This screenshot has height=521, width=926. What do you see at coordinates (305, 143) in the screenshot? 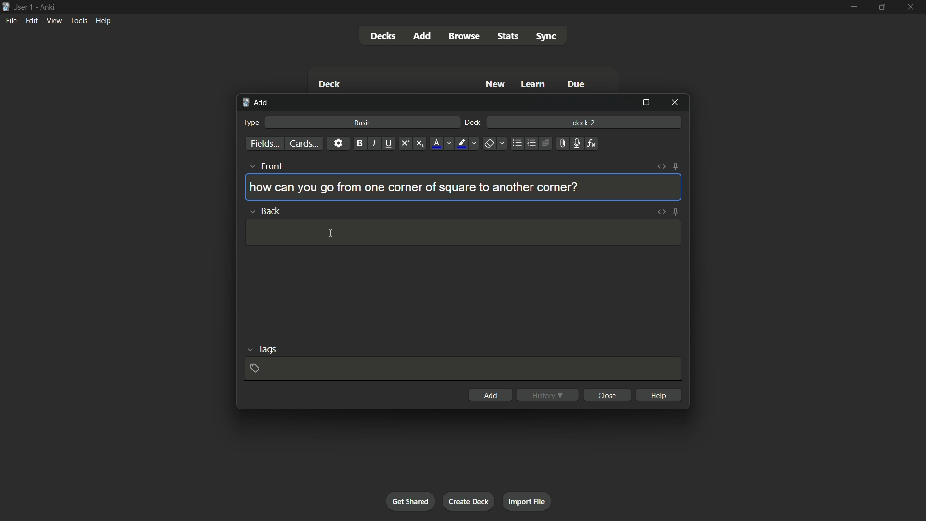
I see `cards` at bounding box center [305, 143].